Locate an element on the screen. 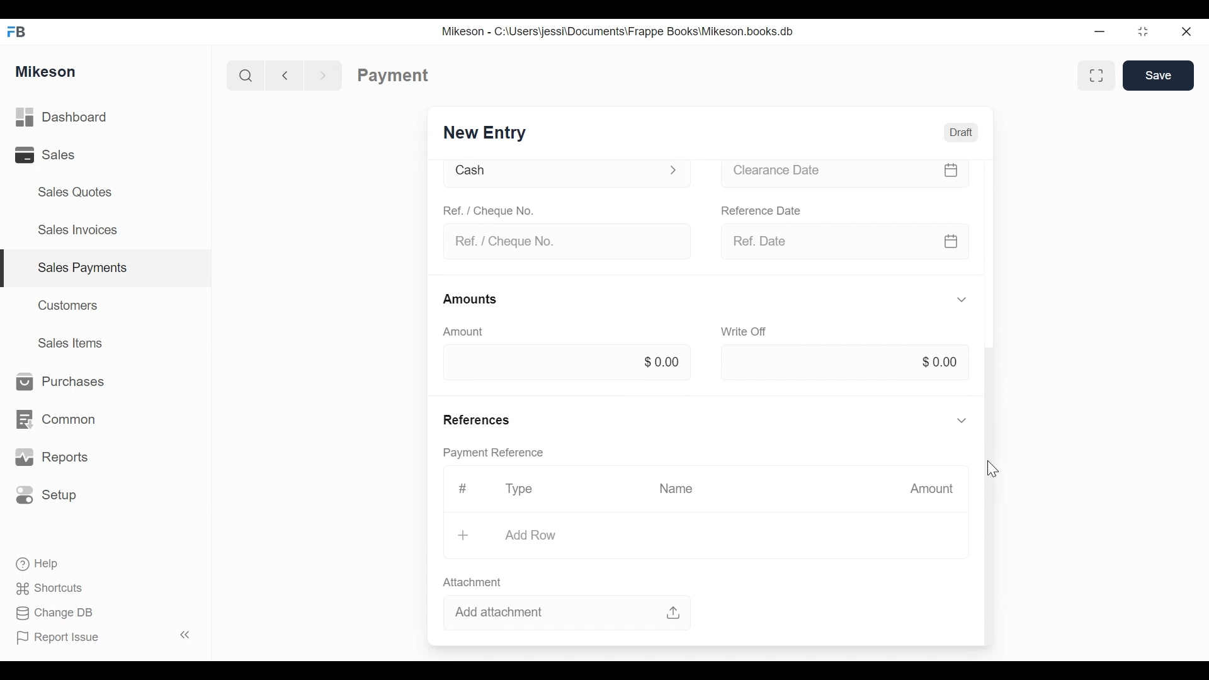 This screenshot has width=1209, height=680. Sales Items is located at coordinates (76, 344).